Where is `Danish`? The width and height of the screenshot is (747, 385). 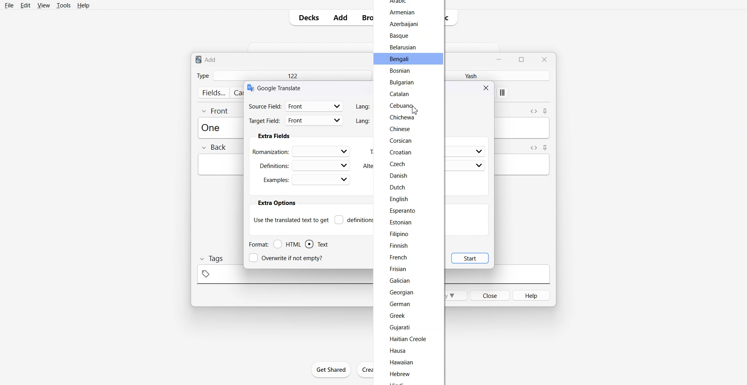 Danish is located at coordinates (398, 175).